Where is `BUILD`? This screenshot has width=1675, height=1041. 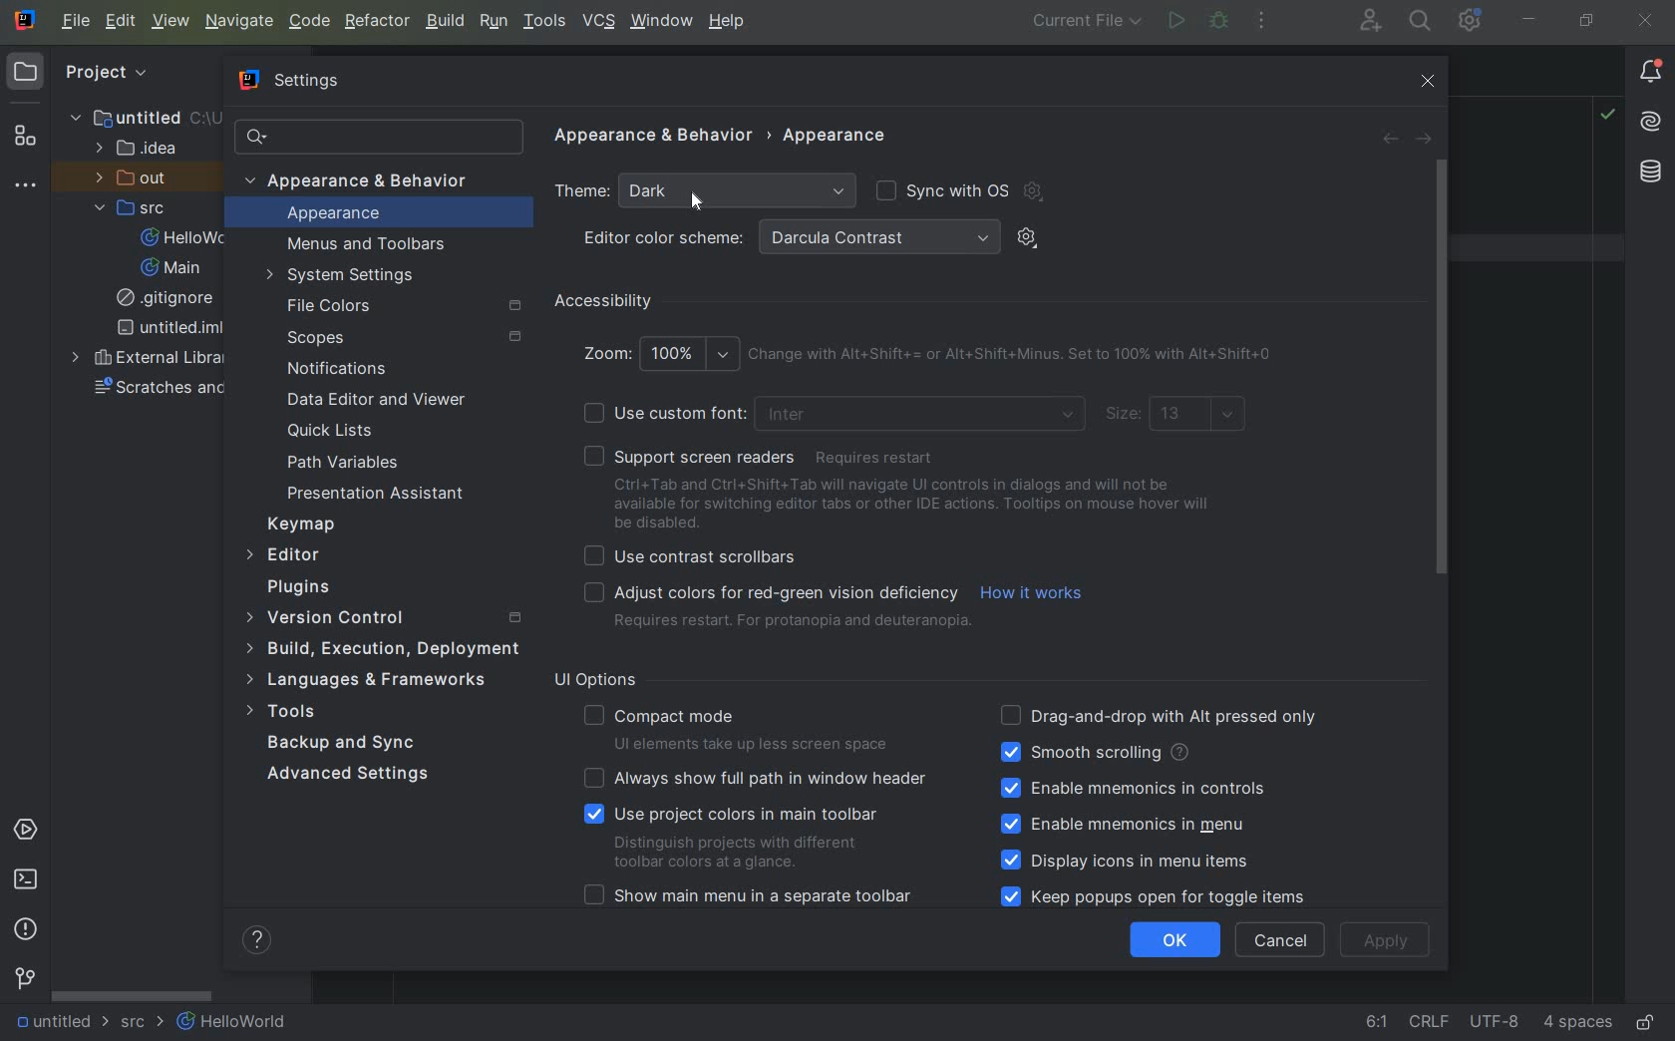 BUILD is located at coordinates (444, 21).